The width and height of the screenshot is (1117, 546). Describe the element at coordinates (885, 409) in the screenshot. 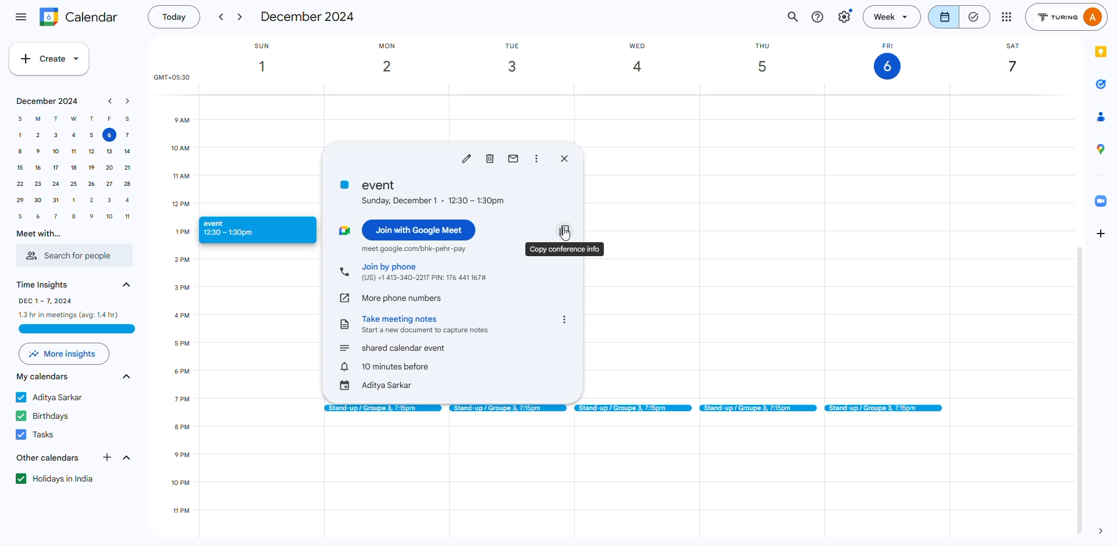

I see `meetings` at that location.